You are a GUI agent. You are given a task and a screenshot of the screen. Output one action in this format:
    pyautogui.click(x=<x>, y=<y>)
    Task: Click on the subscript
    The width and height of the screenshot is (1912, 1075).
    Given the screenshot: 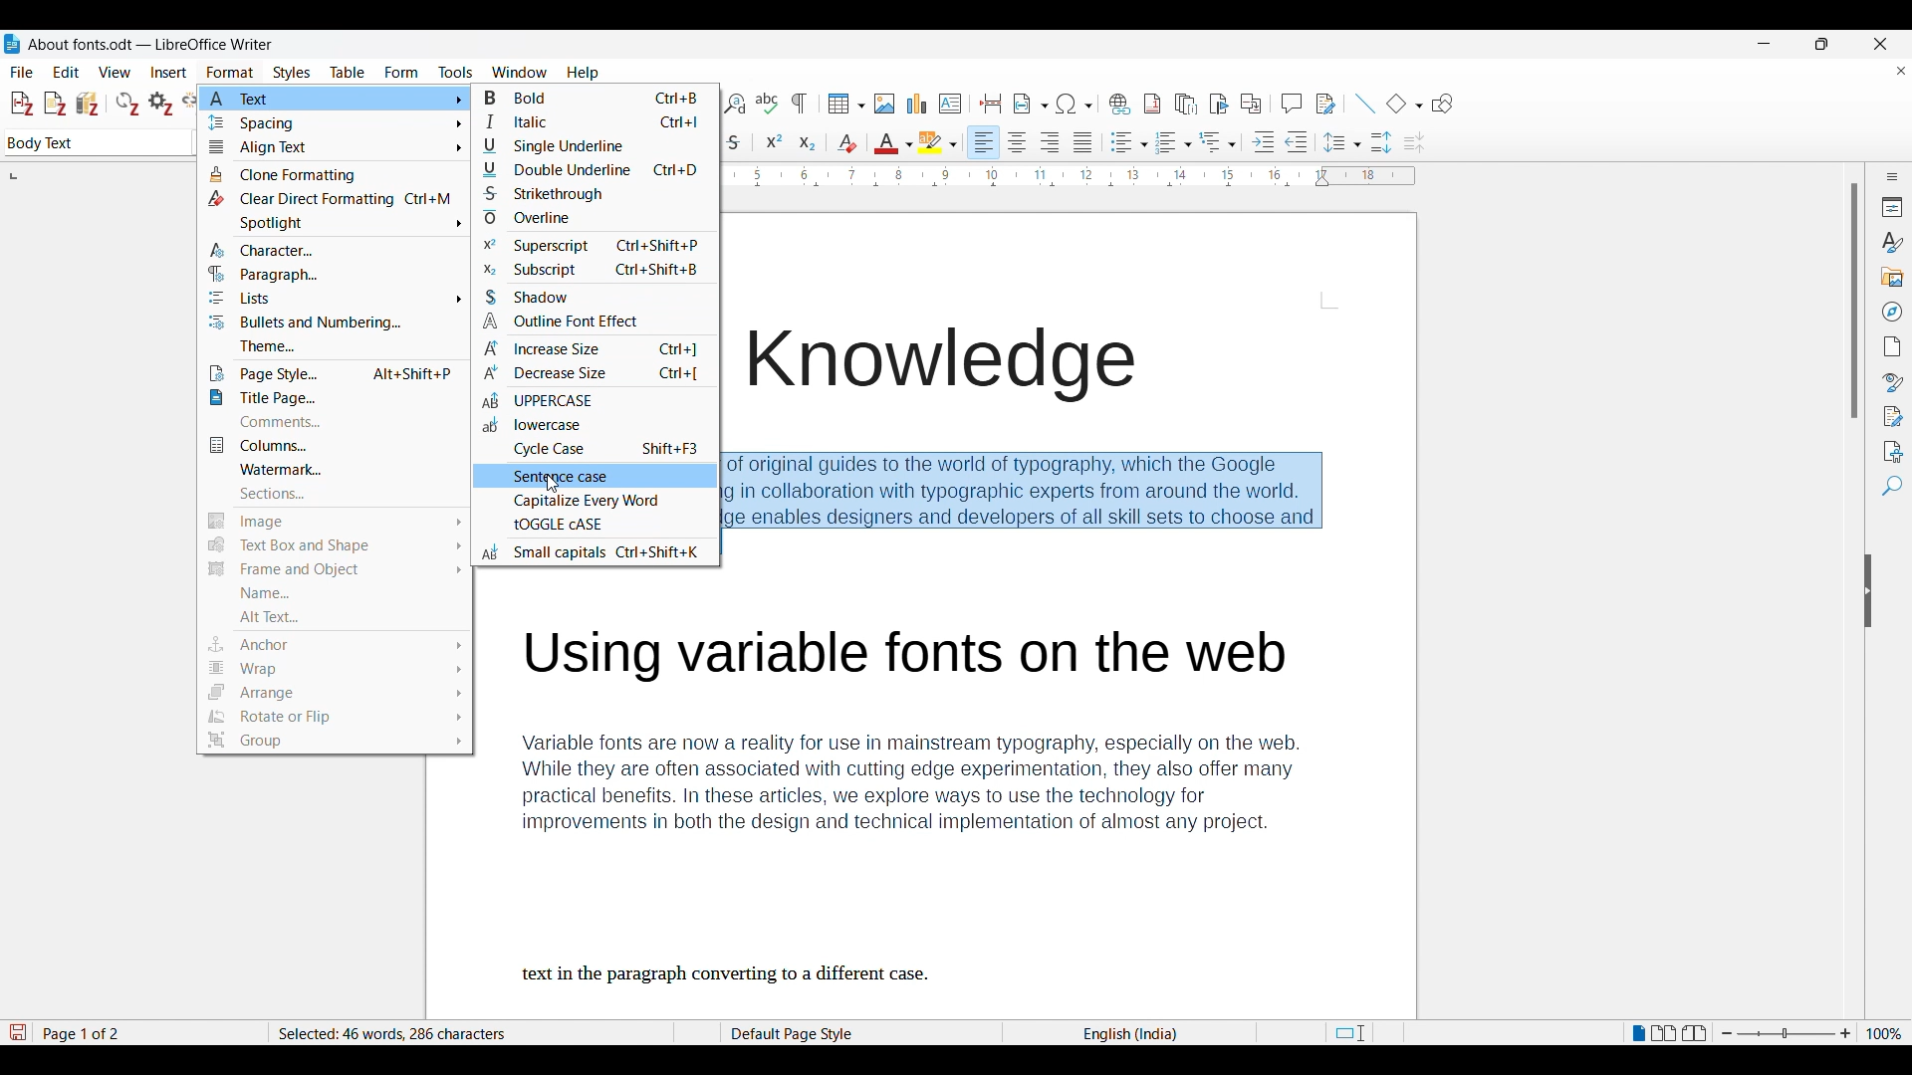 What is the action you would take?
    pyautogui.click(x=590, y=272)
    